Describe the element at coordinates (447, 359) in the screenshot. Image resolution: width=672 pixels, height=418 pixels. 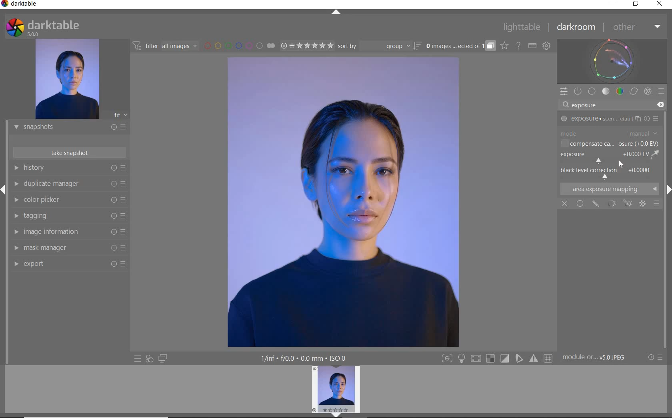
I see `Button` at that location.